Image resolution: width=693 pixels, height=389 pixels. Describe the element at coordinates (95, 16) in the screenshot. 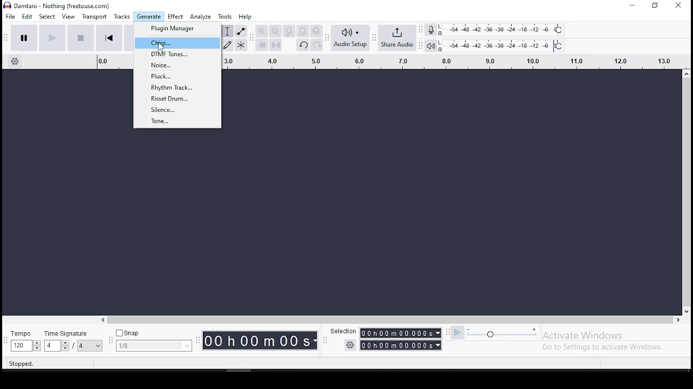

I see `transport` at that location.